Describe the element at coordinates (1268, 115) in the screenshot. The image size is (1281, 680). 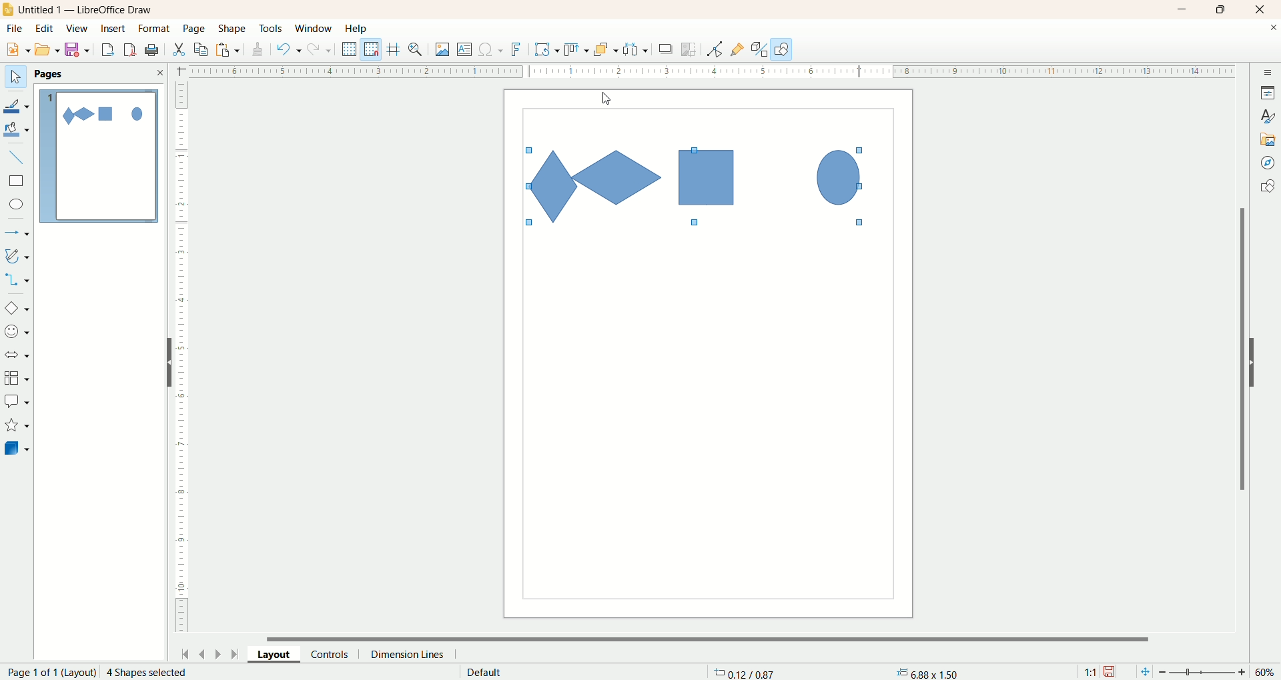
I see `styles` at that location.